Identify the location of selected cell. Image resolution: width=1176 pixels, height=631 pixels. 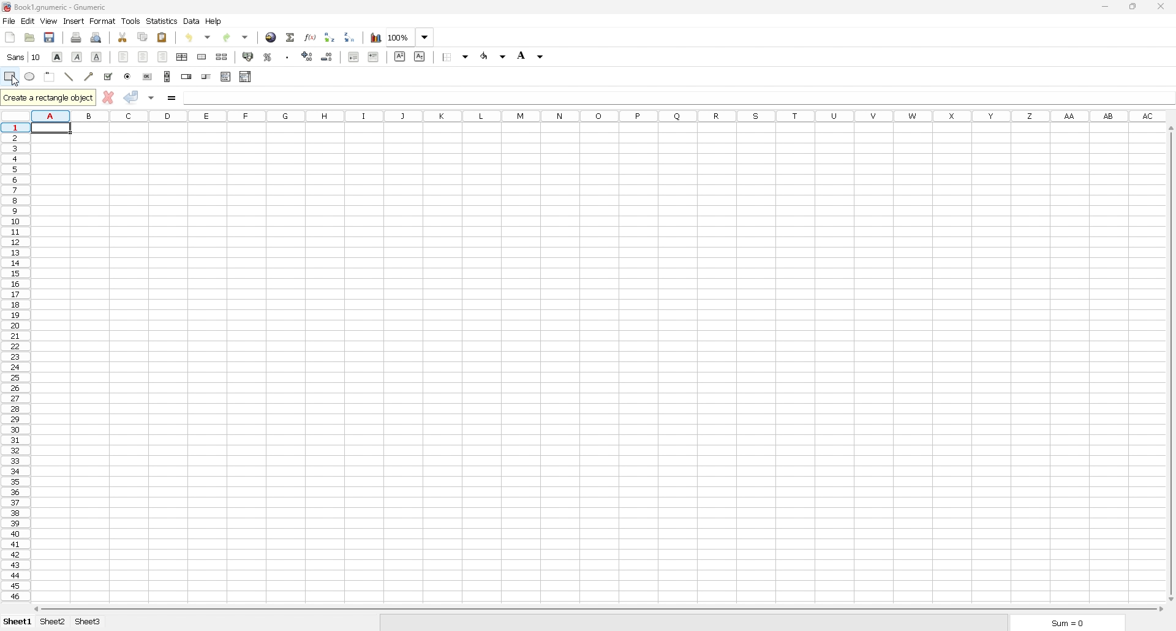
(51, 129).